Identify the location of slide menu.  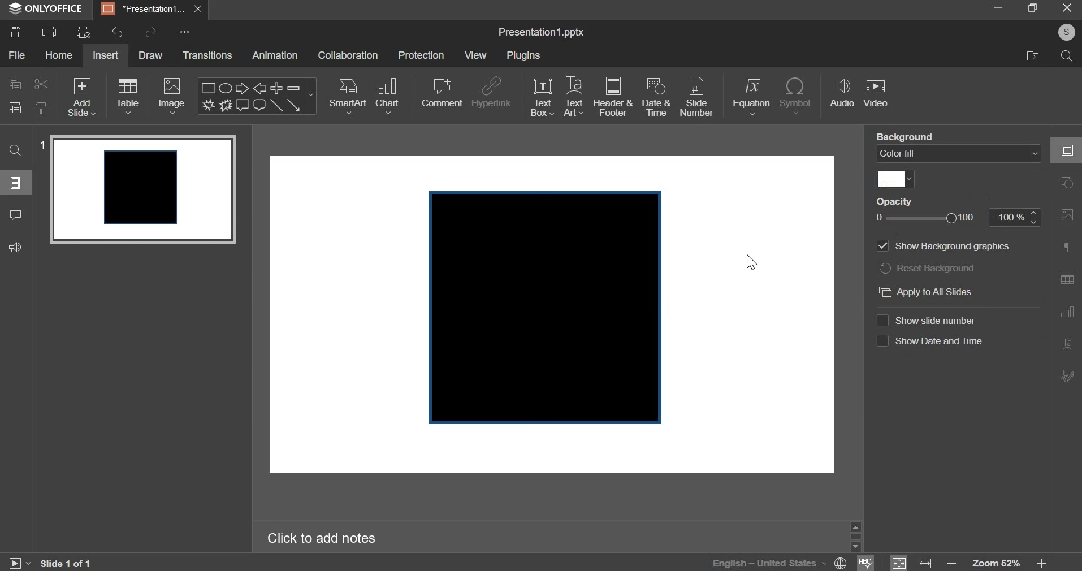
(16, 182).